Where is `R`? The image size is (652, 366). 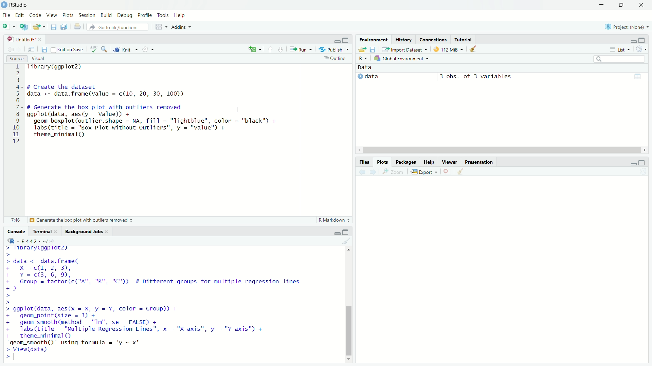
R is located at coordinates (361, 57).